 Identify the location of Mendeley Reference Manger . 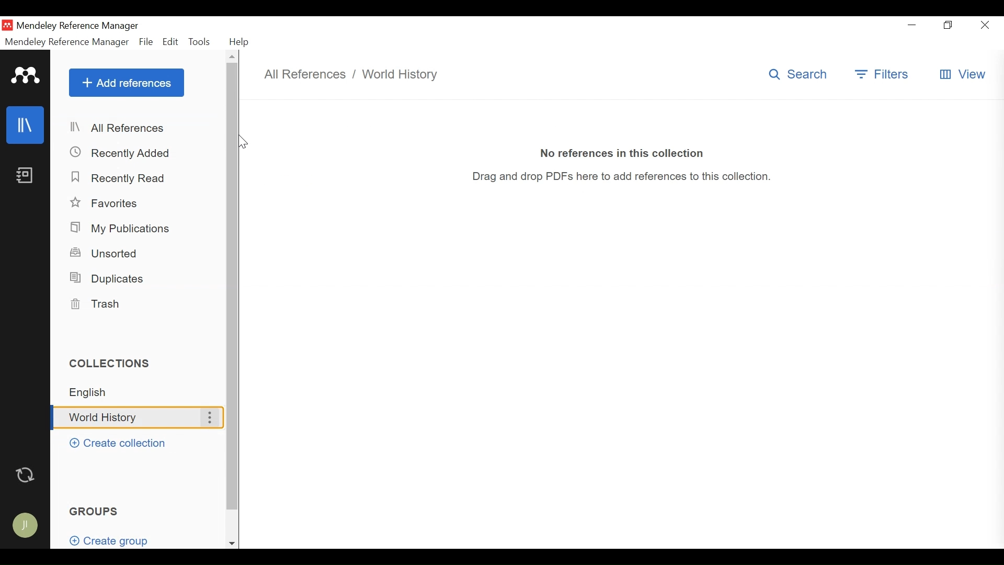
(67, 42).